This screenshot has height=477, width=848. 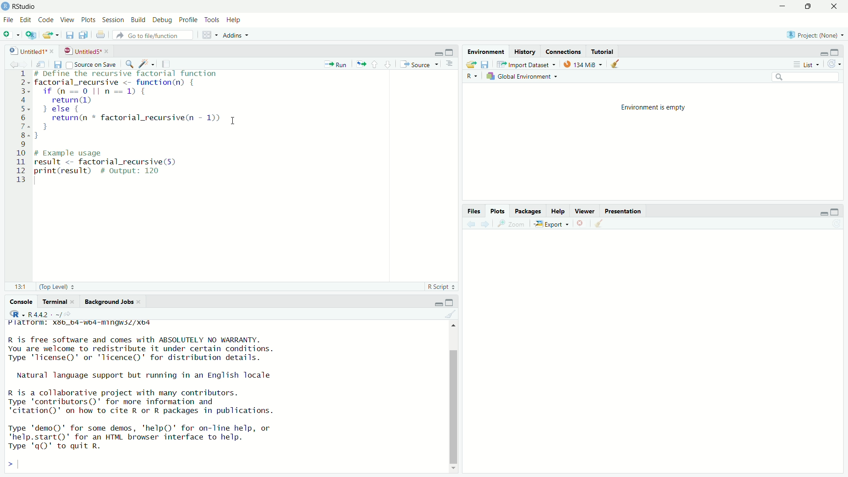 What do you see at coordinates (156, 36) in the screenshot?
I see `Go to file/function` at bounding box center [156, 36].